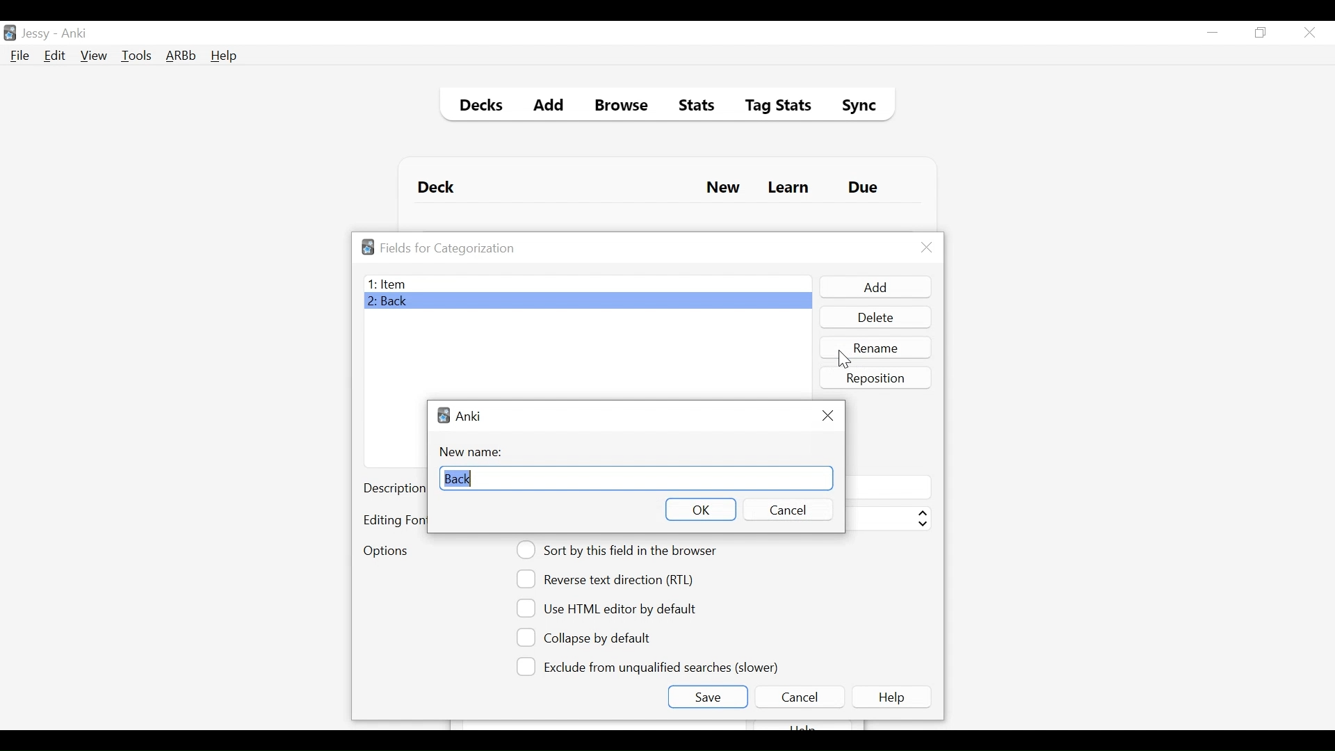  Describe the element at coordinates (864, 188) in the screenshot. I see `Due` at that location.